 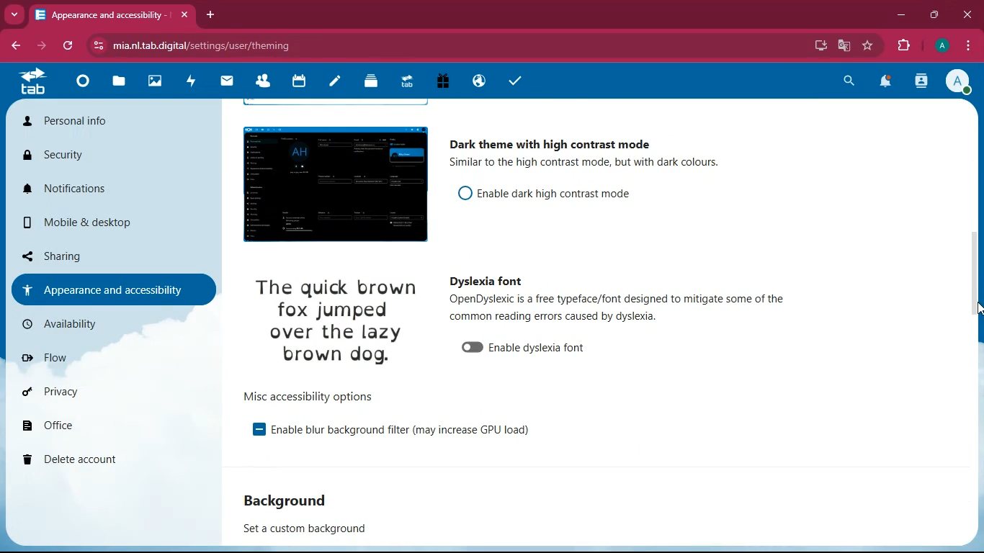 What do you see at coordinates (899, 14) in the screenshot?
I see `minimize` at bounding box center [899, 14].